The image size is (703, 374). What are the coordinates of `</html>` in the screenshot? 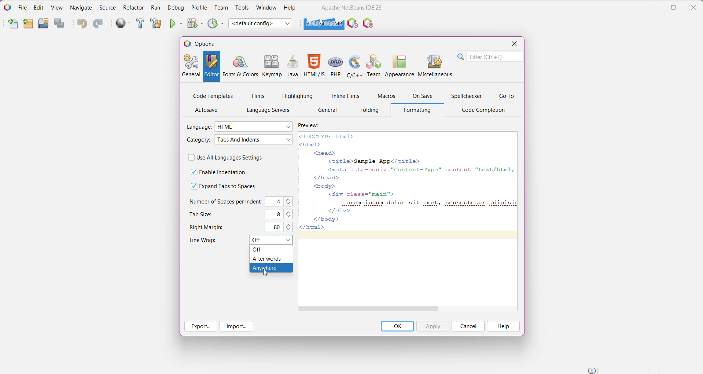 It's located at (313, 228).